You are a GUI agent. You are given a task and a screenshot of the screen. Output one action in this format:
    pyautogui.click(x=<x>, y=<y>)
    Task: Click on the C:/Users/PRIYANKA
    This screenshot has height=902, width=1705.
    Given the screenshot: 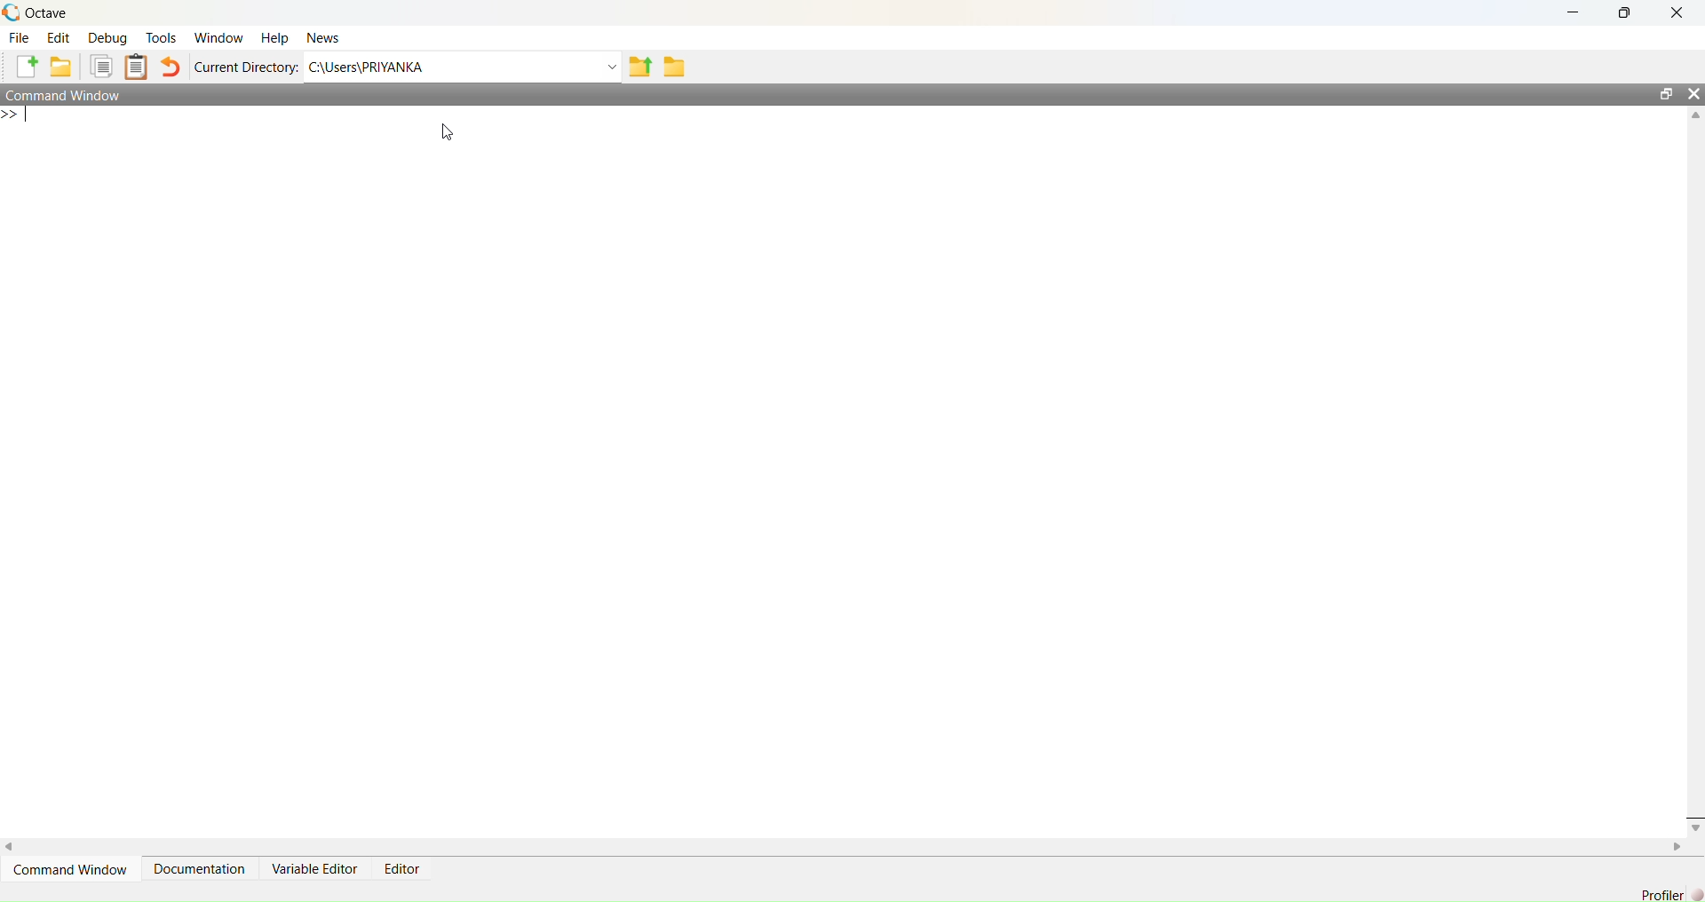 What is the action you would take?
    pyautogui.click(x=449, y=68)
    